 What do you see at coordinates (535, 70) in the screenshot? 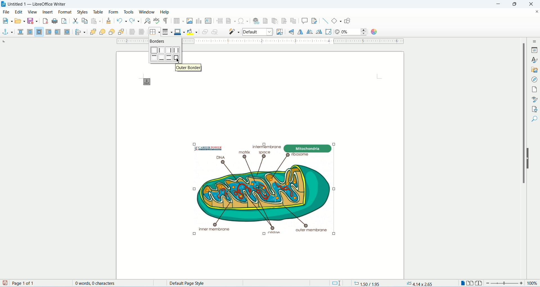
I see `gallery` at bounding box center [535, 70].